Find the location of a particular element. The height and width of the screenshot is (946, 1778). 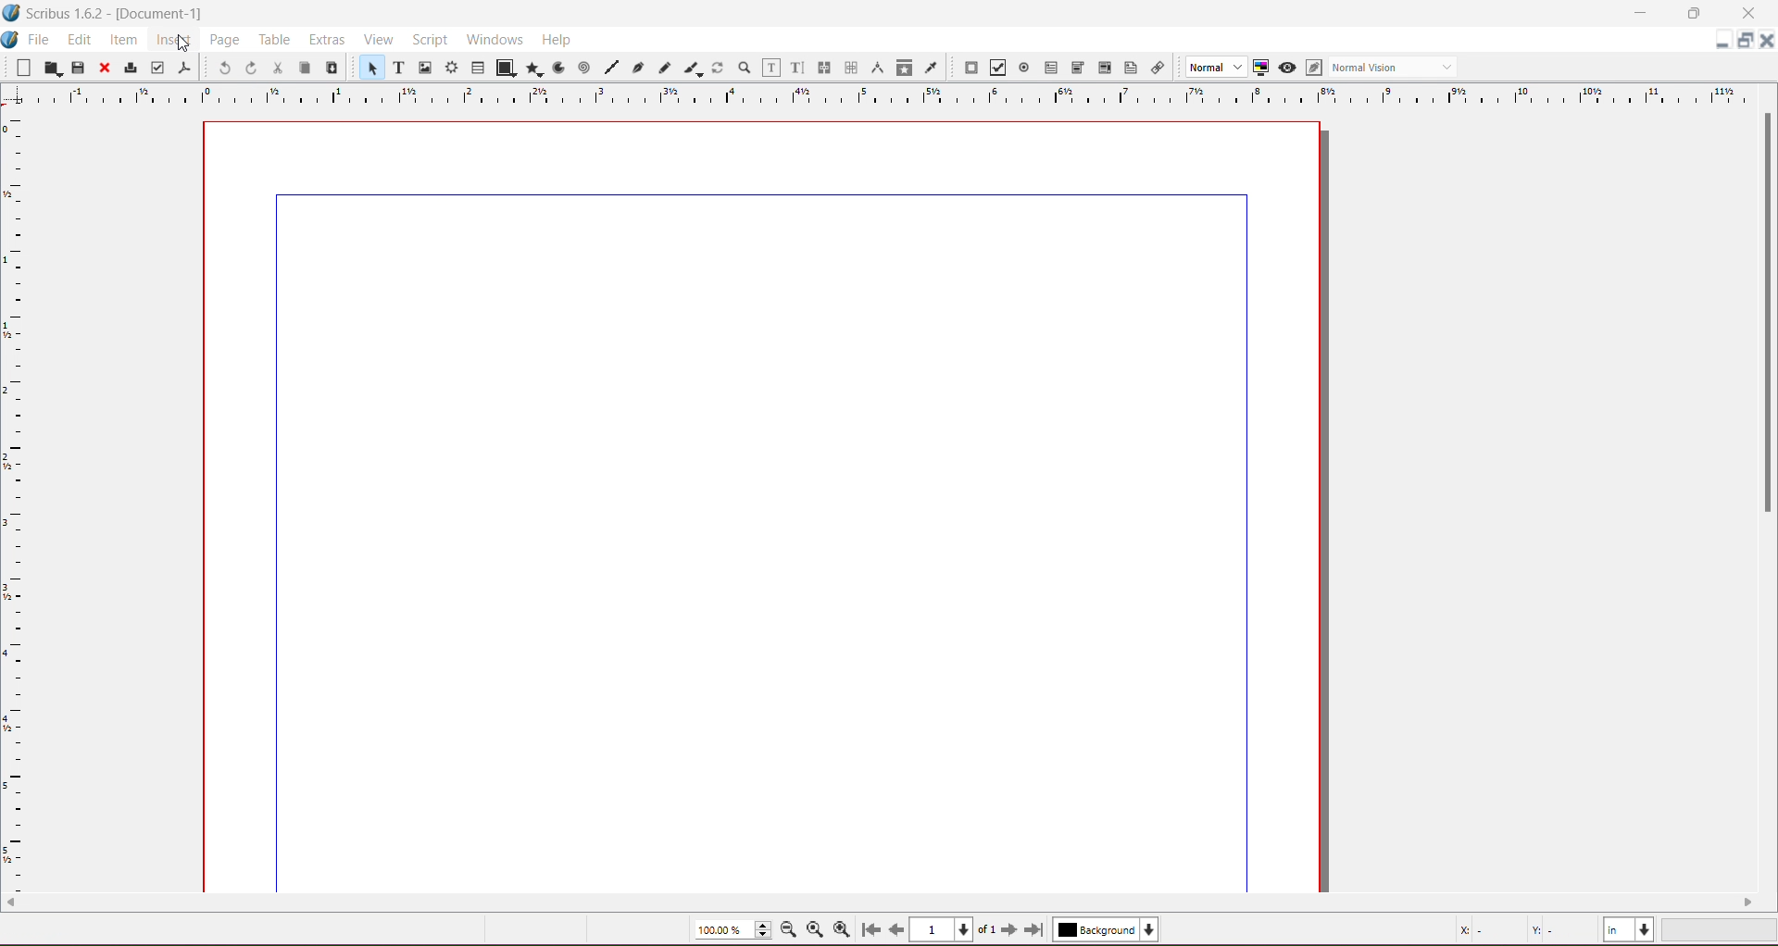

Document is located at coordinates (11, 41).